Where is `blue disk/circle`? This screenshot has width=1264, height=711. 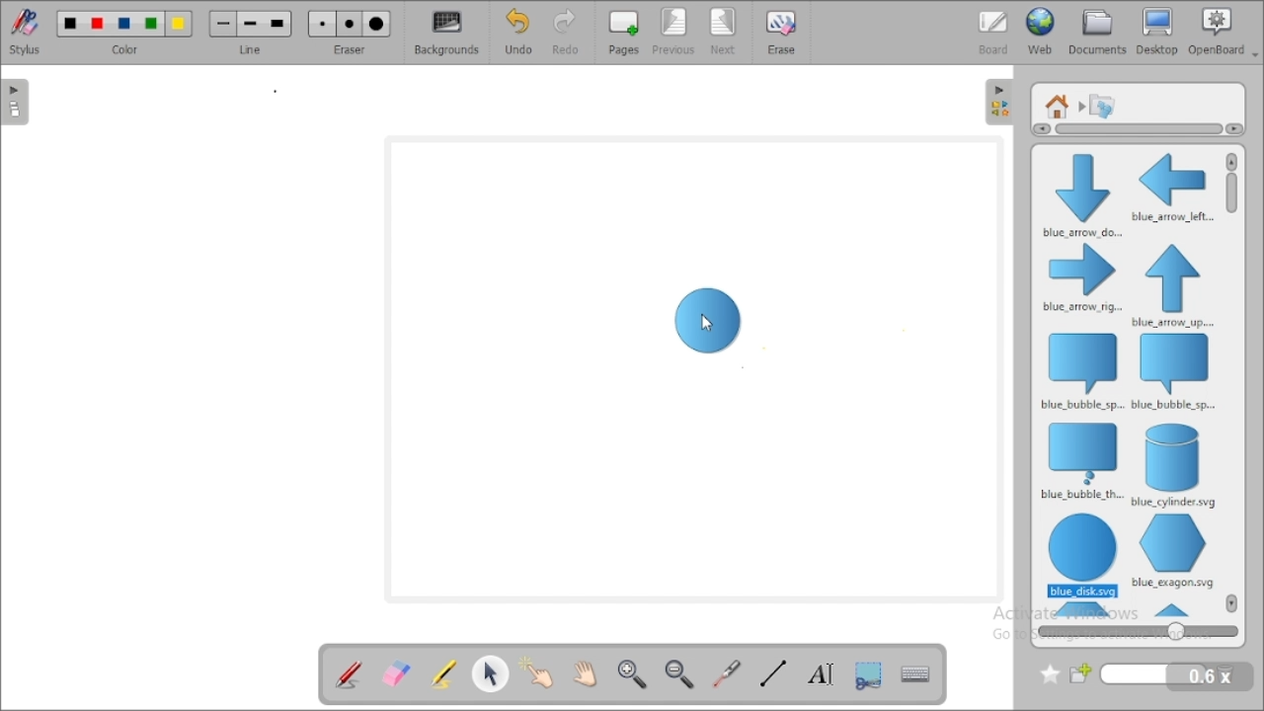
blue disk/circle is located at coordinates (1081, 556).